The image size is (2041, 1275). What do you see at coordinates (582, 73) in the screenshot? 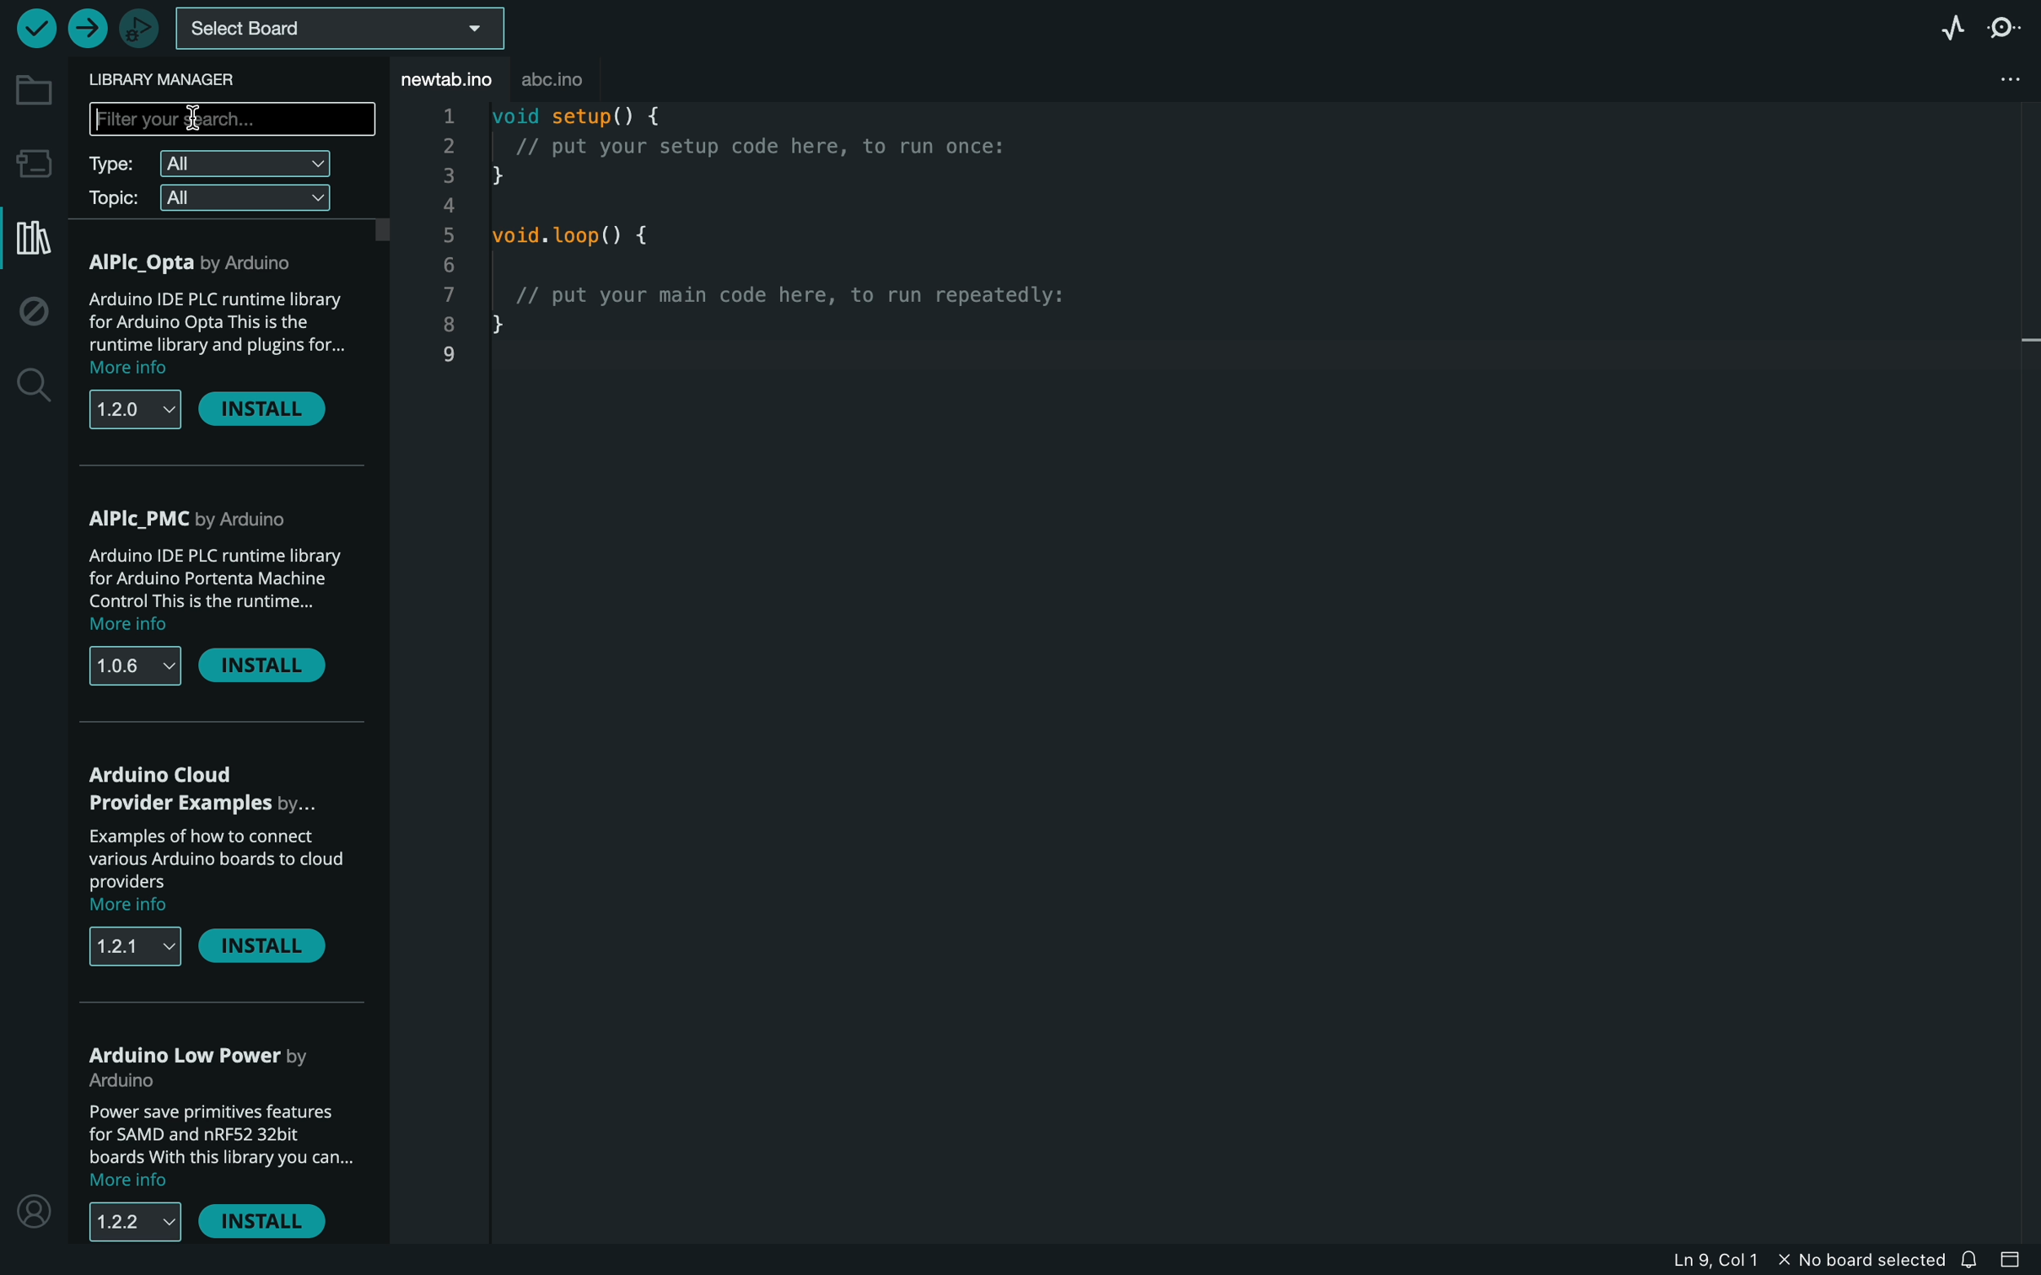
I see `abc` at bounding box center [582, 73].